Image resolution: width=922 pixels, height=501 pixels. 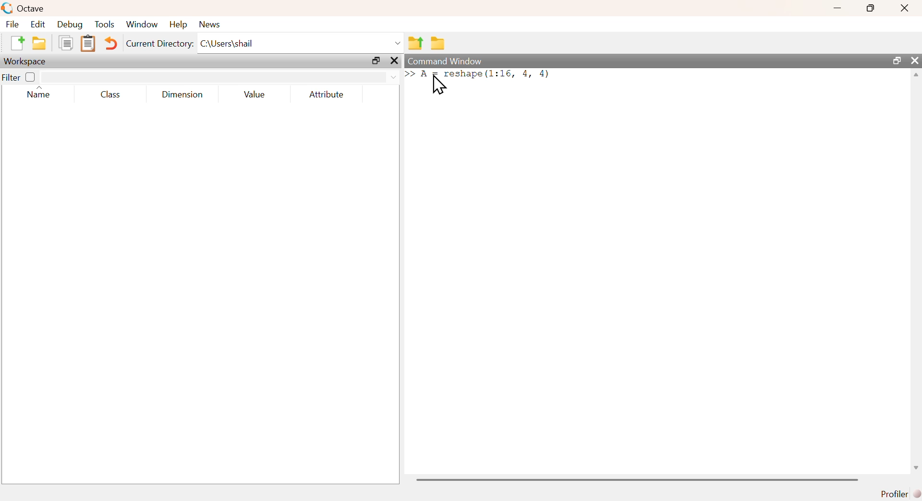 I want to click on name, so click(x=39, y=96).